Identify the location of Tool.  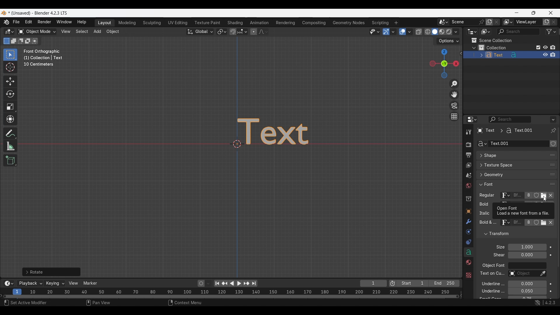
(468, 132).